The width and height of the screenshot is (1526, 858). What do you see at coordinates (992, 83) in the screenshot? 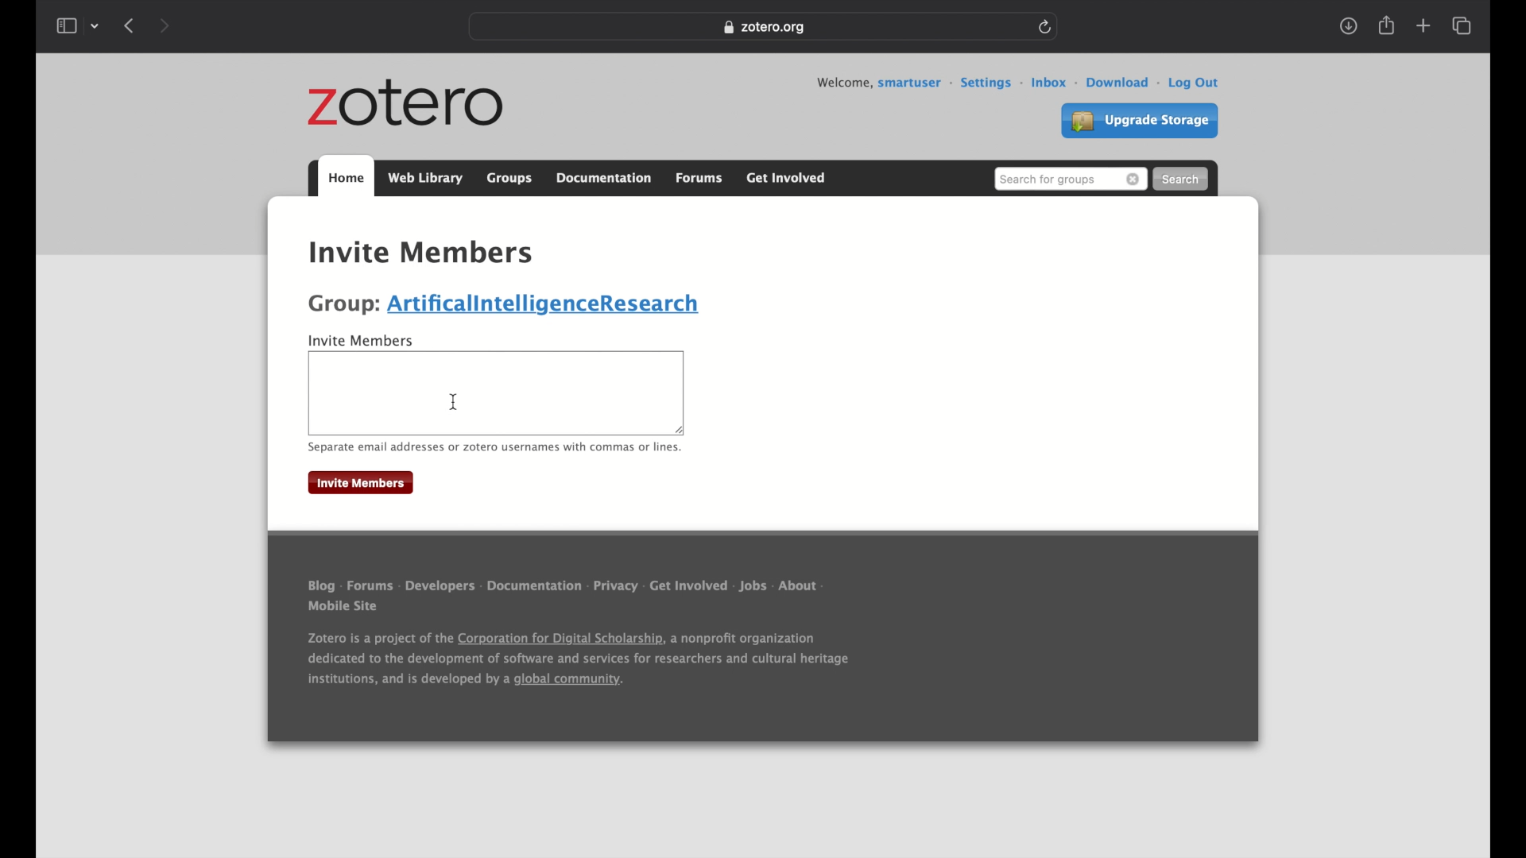
I see `settings` at bounding box center [992, 83].